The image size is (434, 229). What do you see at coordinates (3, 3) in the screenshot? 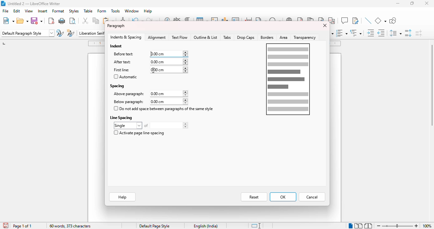
I see `logo` at bounding box center [3, 3].